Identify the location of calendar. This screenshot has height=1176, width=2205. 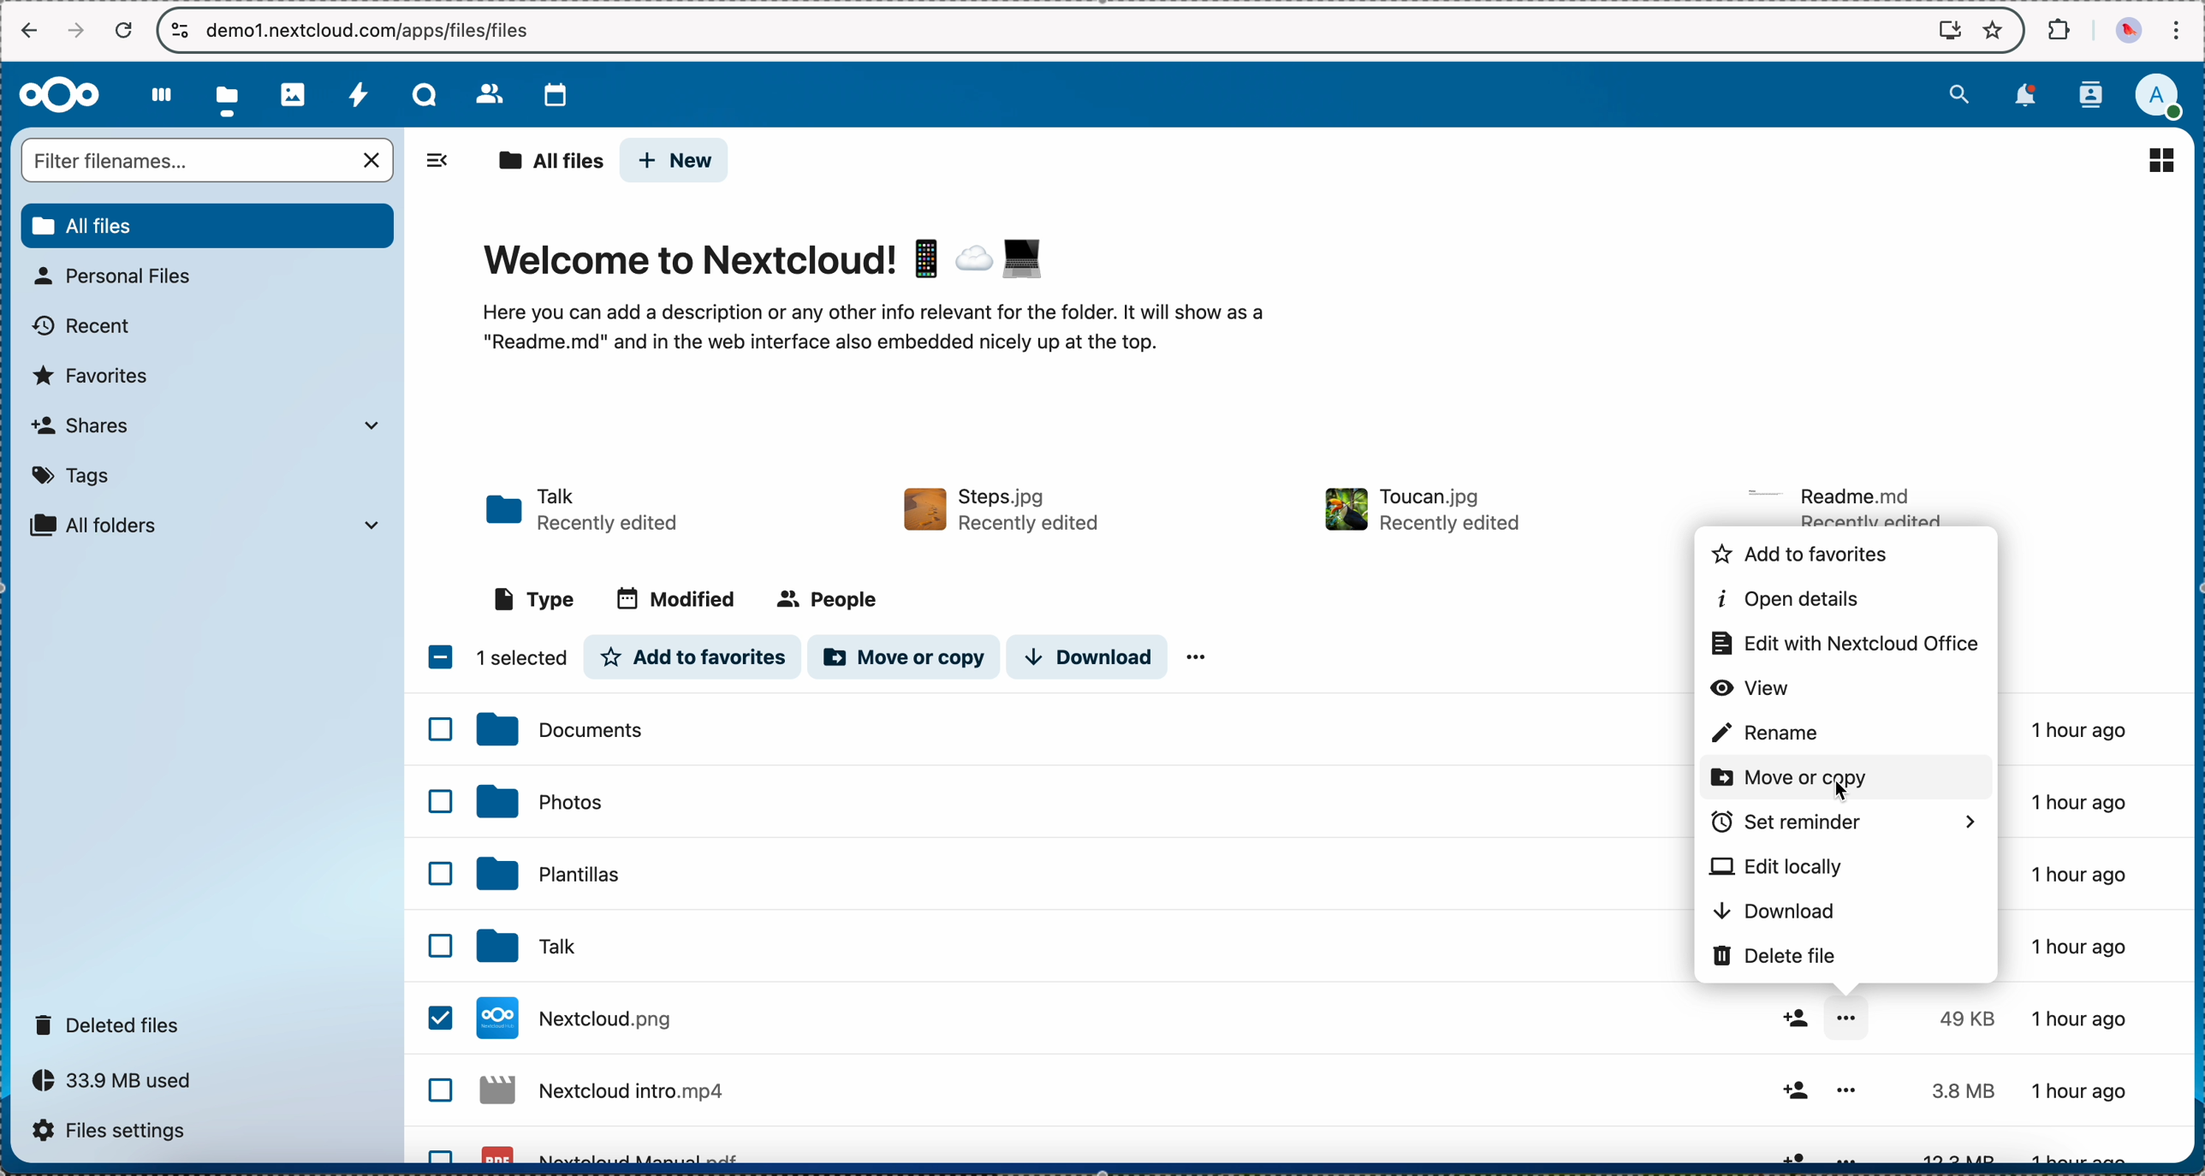
(549, 93).